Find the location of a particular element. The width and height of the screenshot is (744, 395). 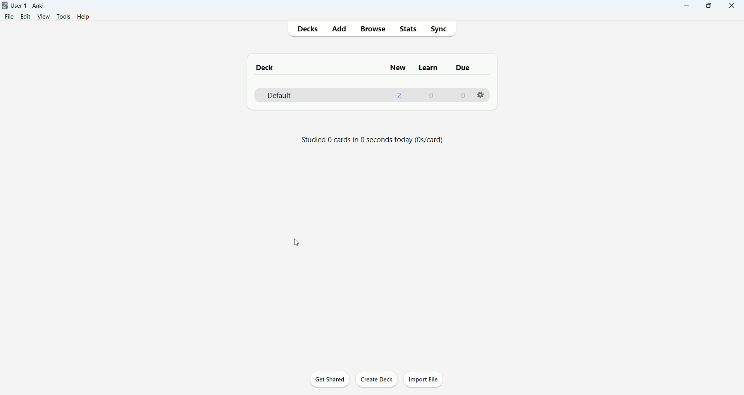

minimize is located at coordinates (687, 5).